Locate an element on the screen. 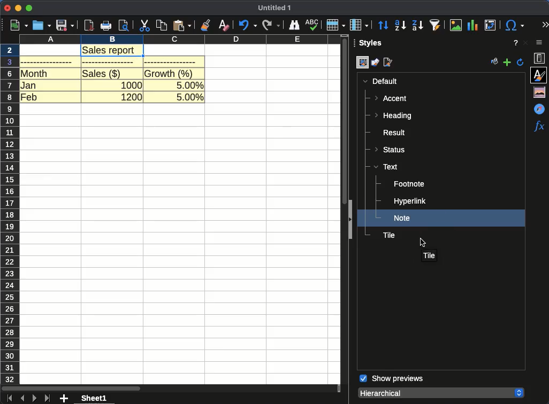 The height and width of the screenshot is (404, 549). scroll is located at coordinates (345, 120).